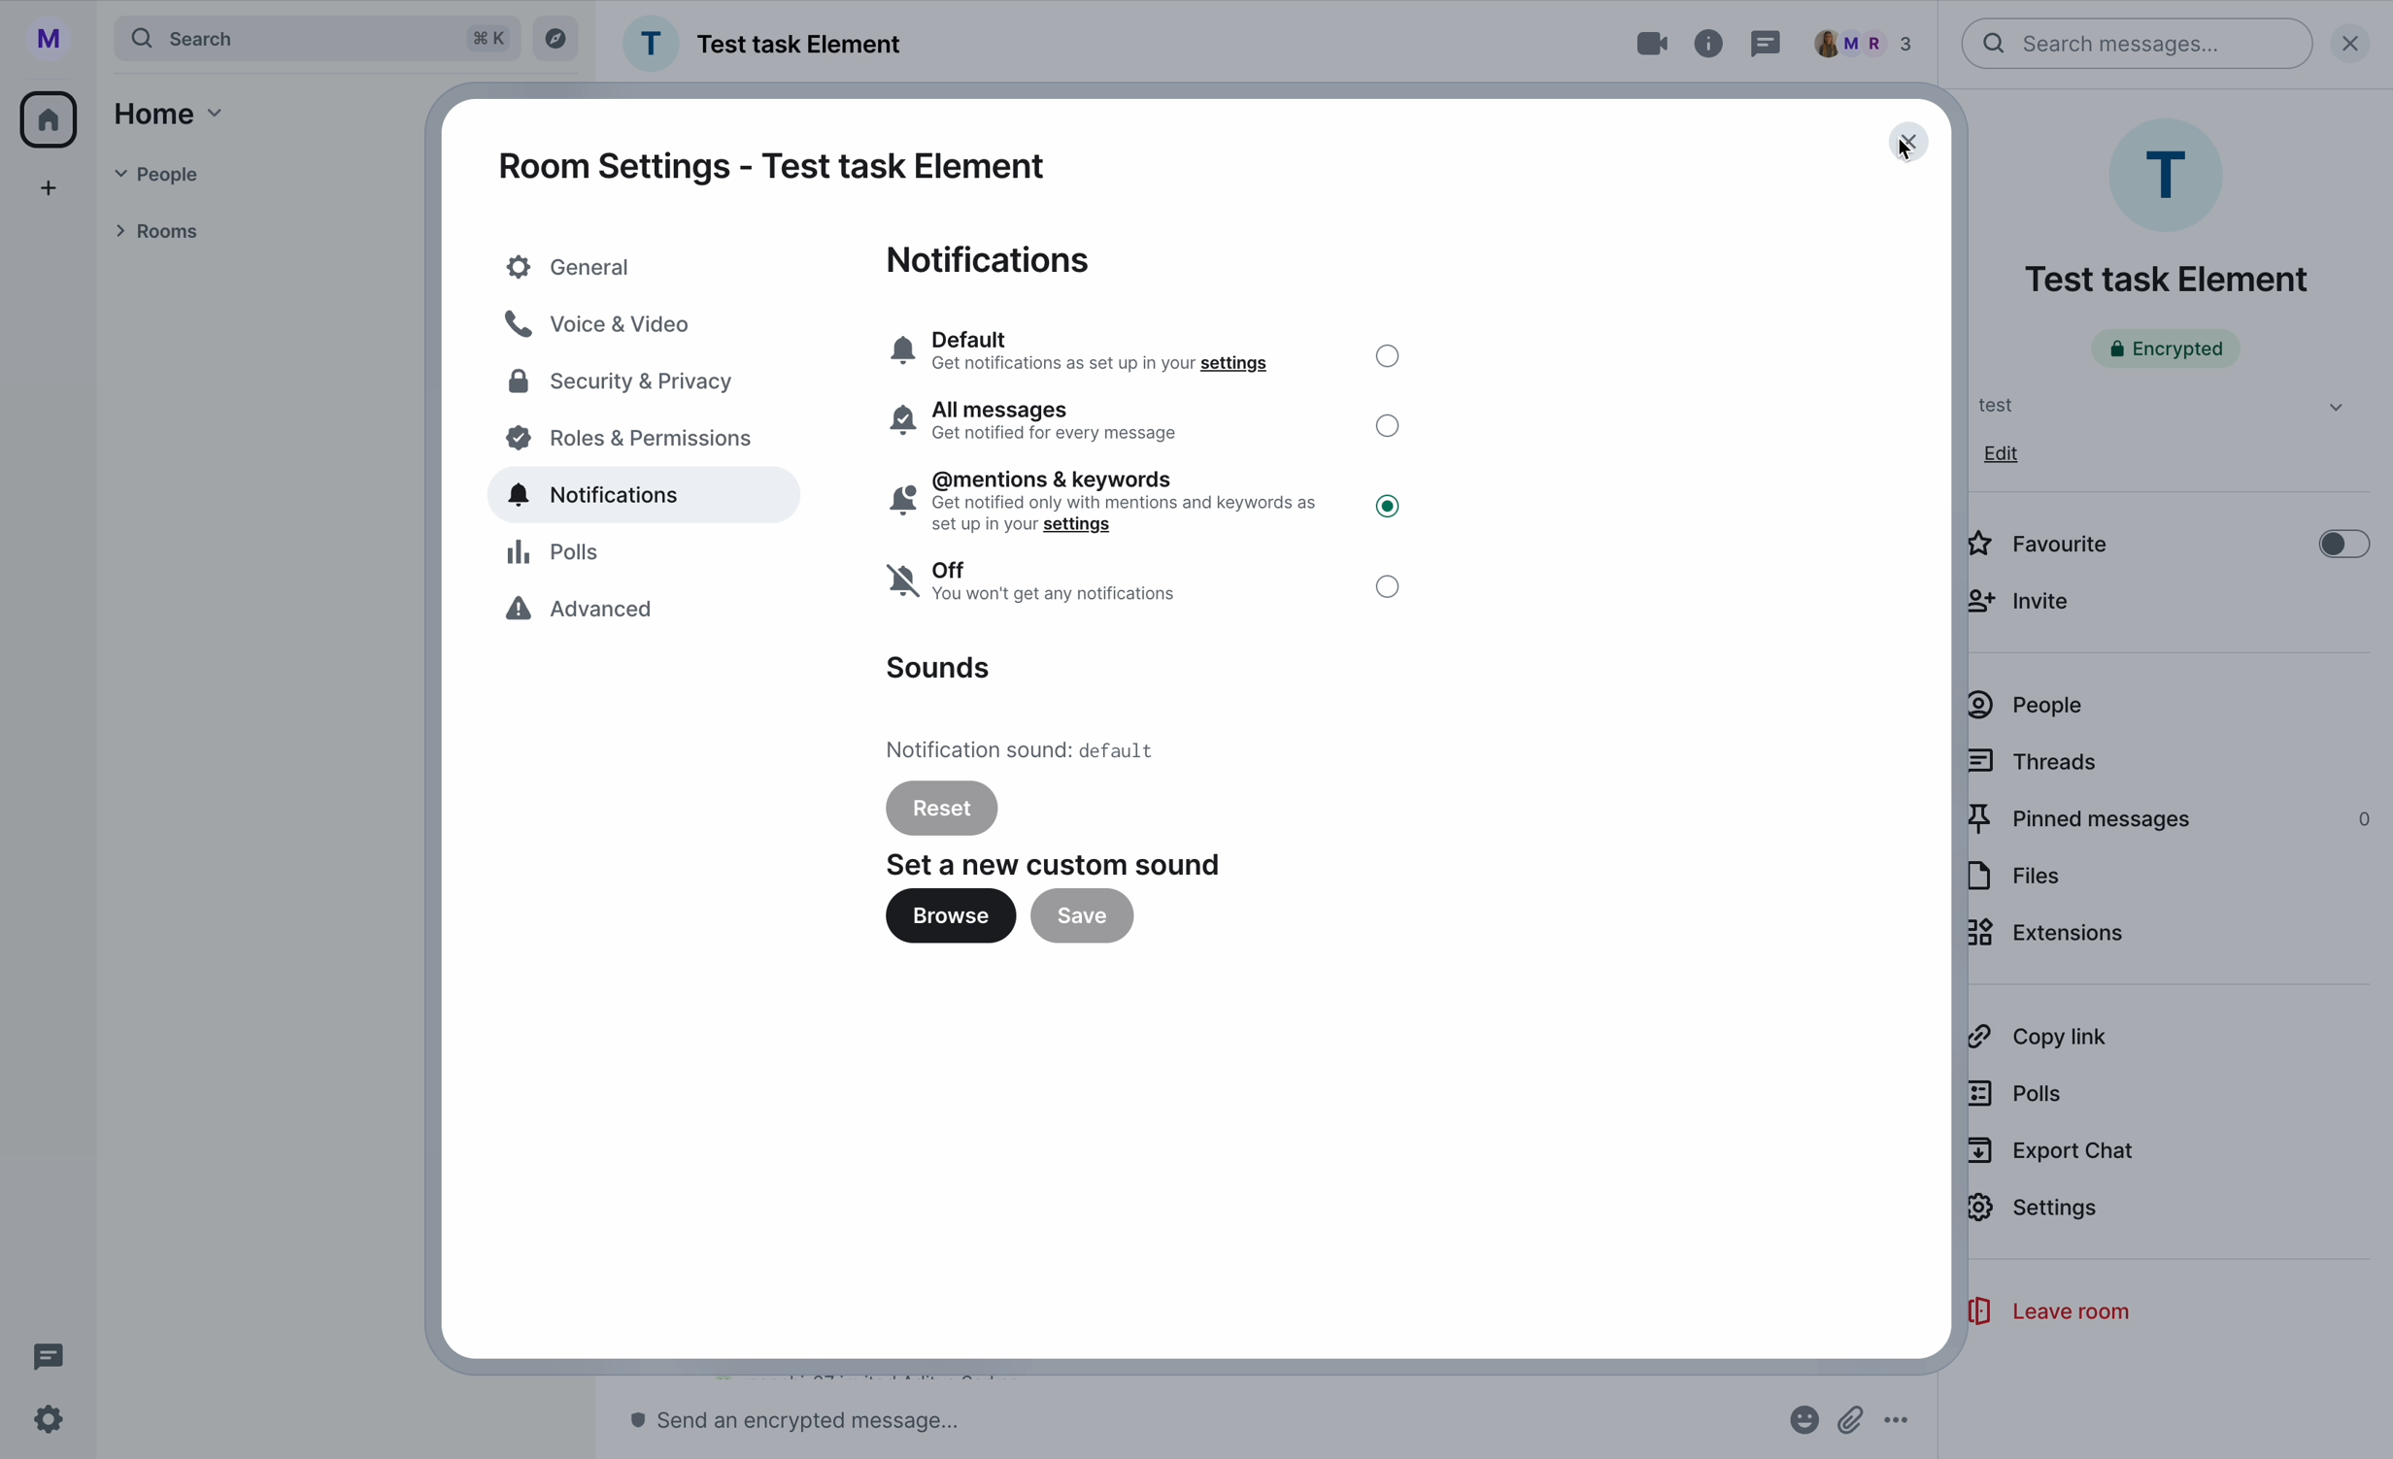 The width and height of the screenshot is (2393, 1459). Describe the element at coordinates (1144, 348) in the screenshot. I see `default activated` at that location.